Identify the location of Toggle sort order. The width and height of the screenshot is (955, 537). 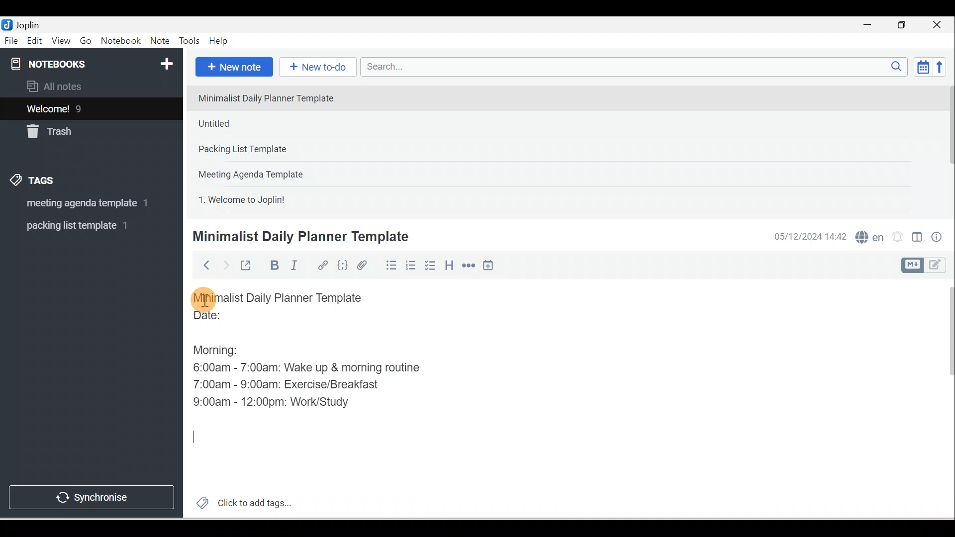
(923, 66).